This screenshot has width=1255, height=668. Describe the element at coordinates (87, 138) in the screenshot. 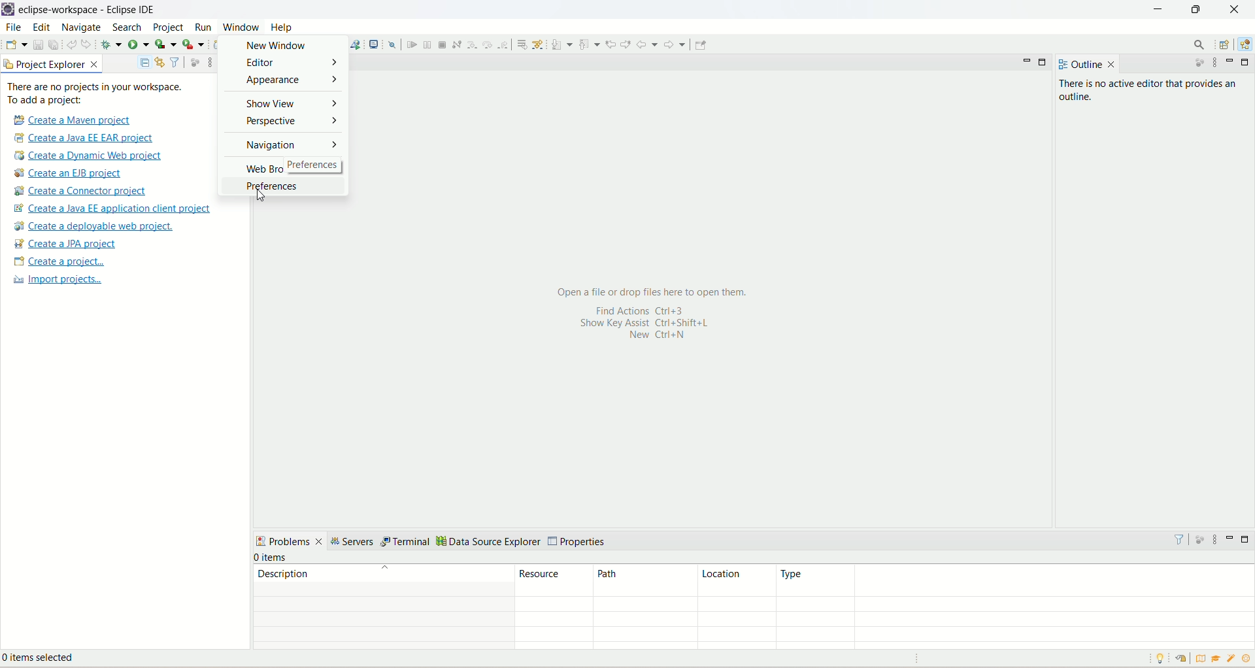

I see `create a Java EE ER project` at that location.